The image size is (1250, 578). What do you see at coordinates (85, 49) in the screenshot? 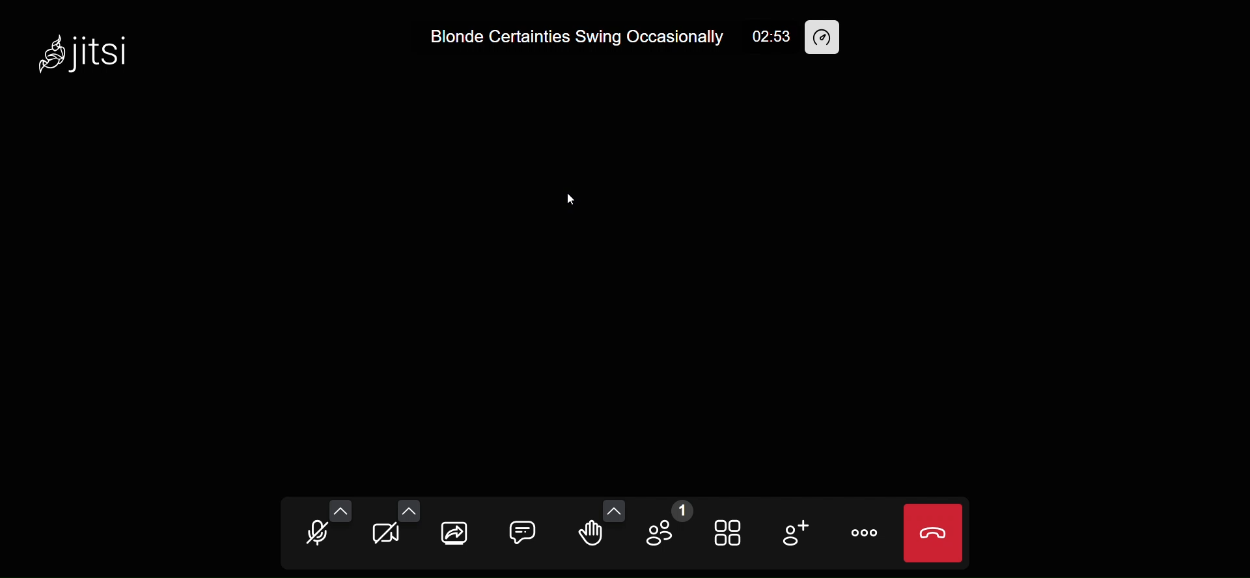
I see `jitsi` at bounding box center [85, 49].